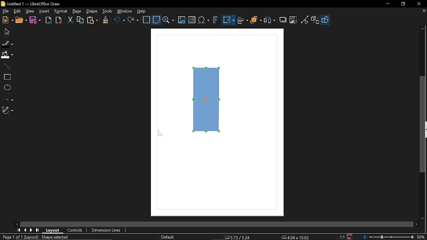  Describe the element at coordinates (146, 20) in the screenshot. I see `Display grid` at that location.